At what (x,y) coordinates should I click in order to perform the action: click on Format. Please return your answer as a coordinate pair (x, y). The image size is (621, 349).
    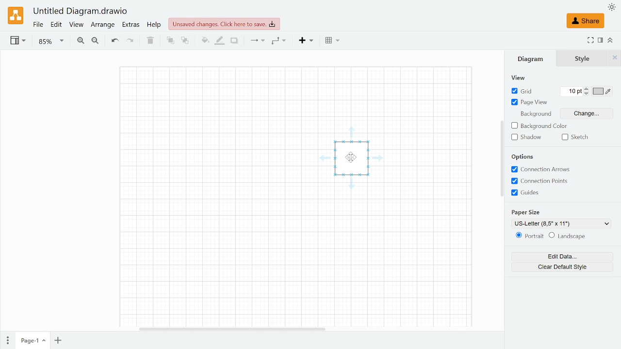
    Looking at the image, I should click on (601, 41).